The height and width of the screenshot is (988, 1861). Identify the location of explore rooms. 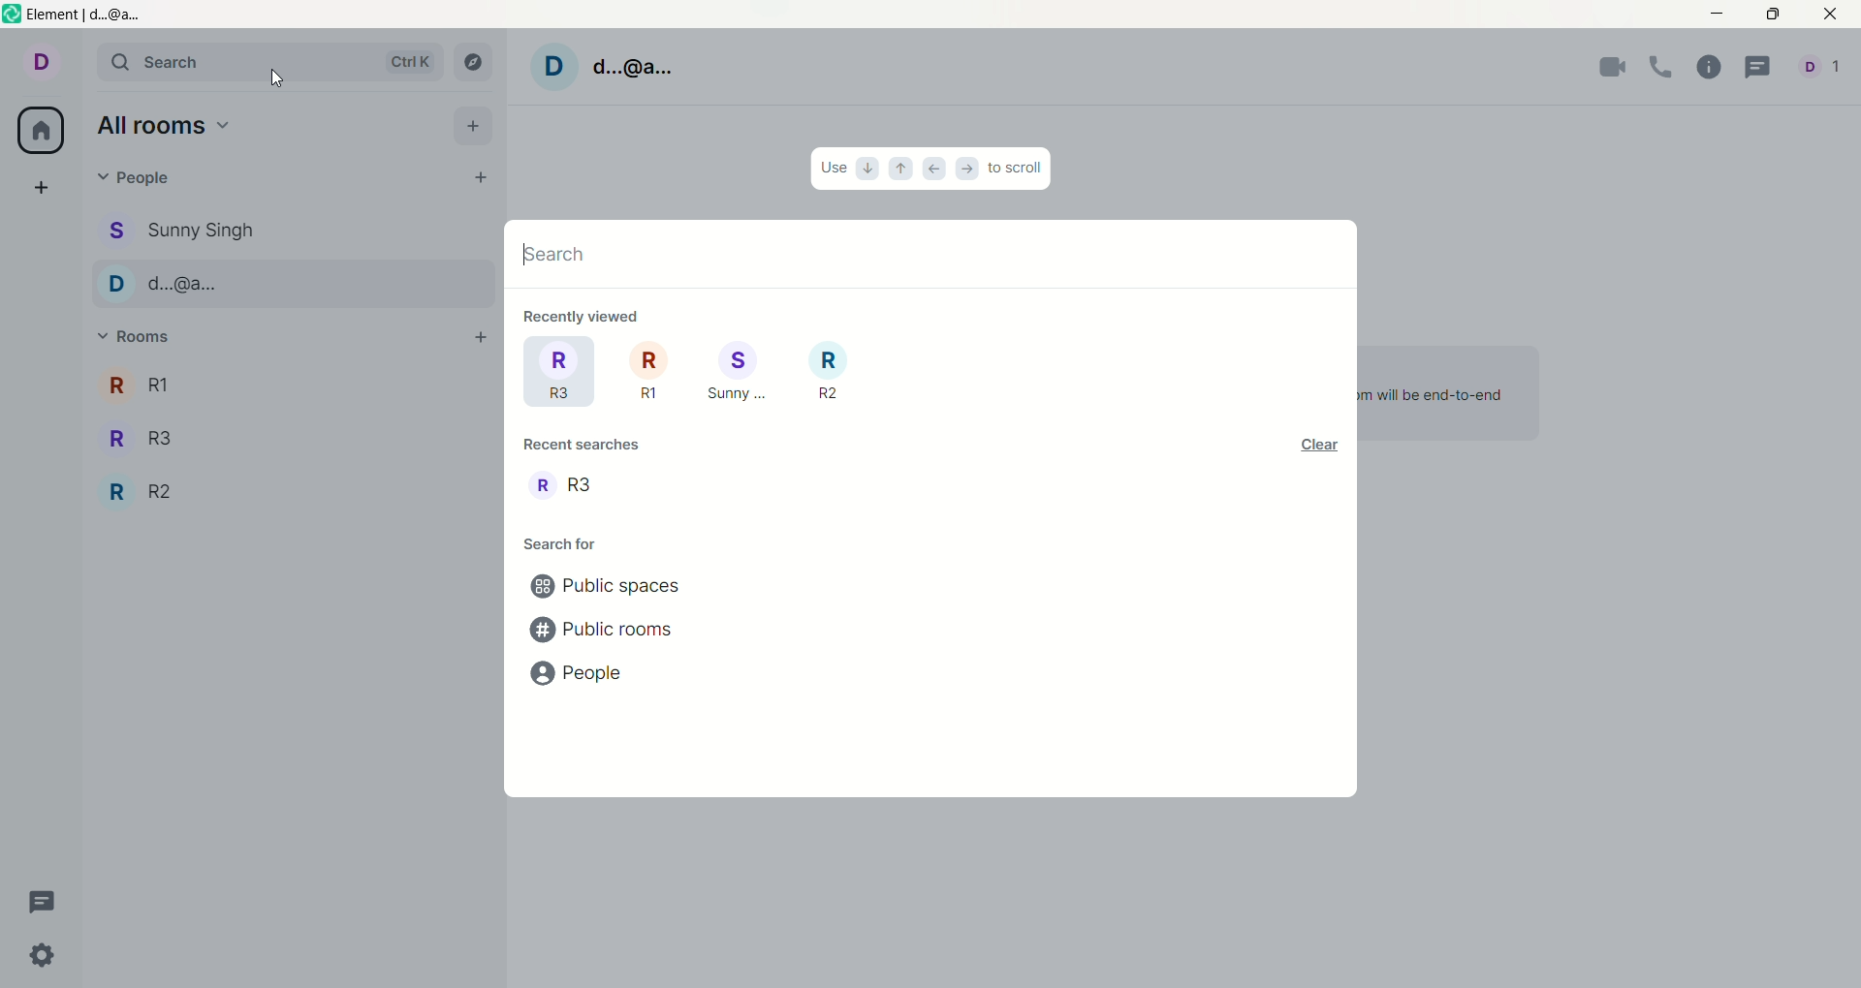
(470, 64).